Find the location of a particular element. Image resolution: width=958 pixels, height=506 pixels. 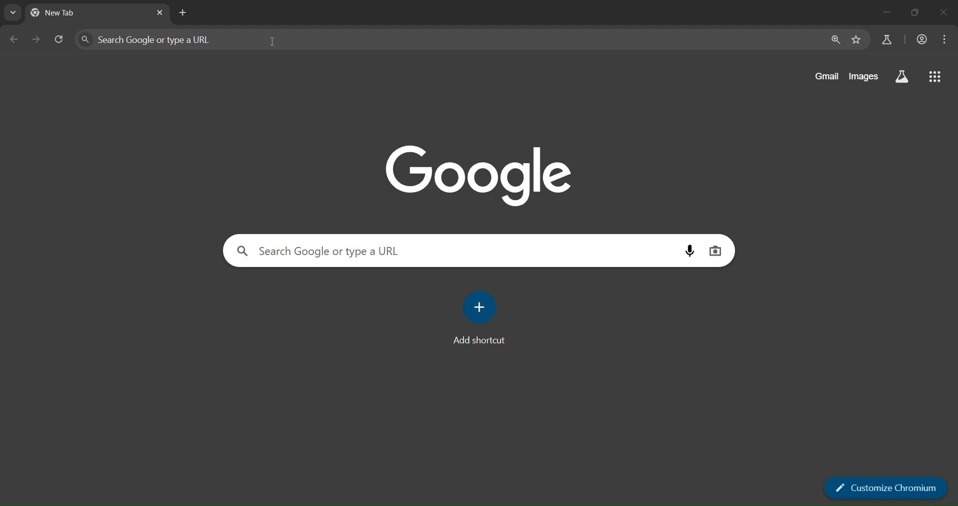

bookmark page is located at coordinates (856, 40).